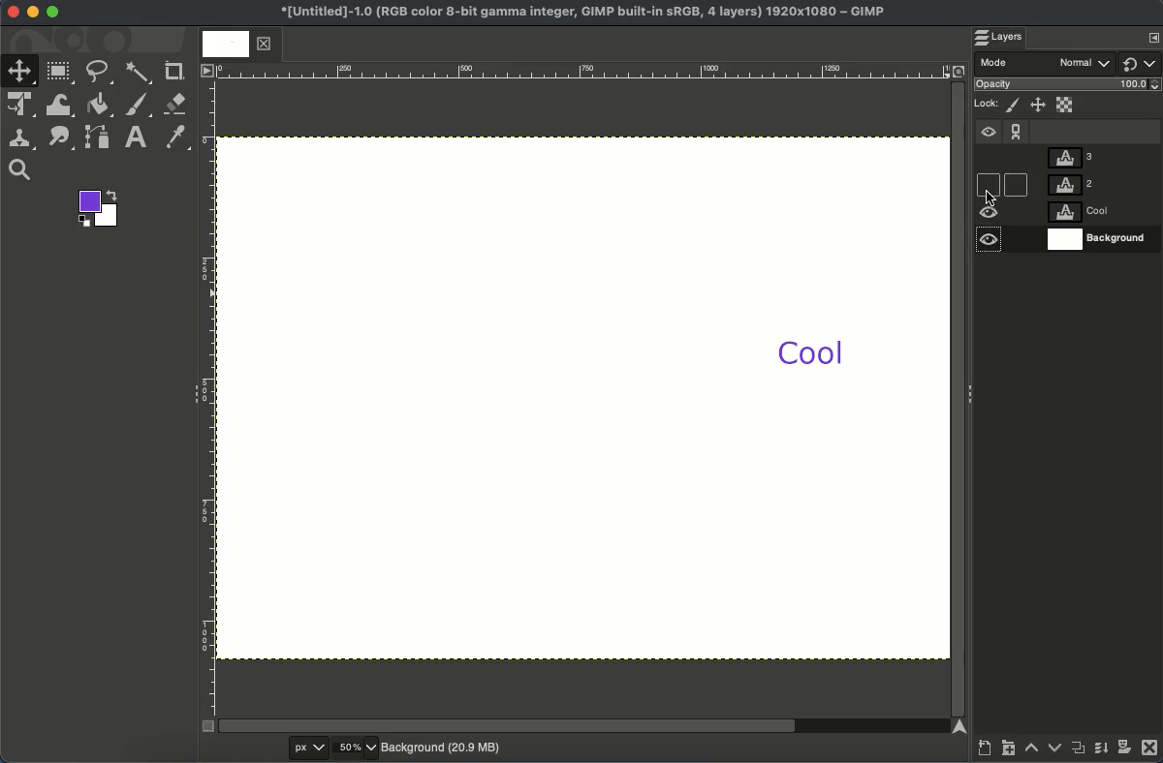 This screenshot has width=1163, height=763. I want to click on Raise layer, so click(1032, 752).